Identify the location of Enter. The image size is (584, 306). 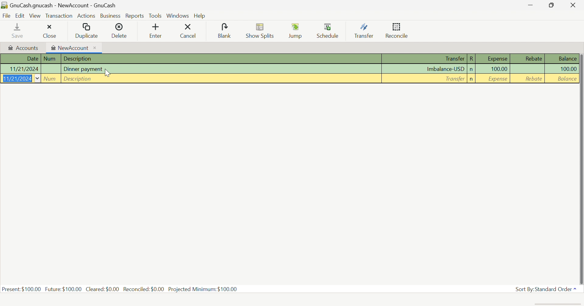
(159, 31).